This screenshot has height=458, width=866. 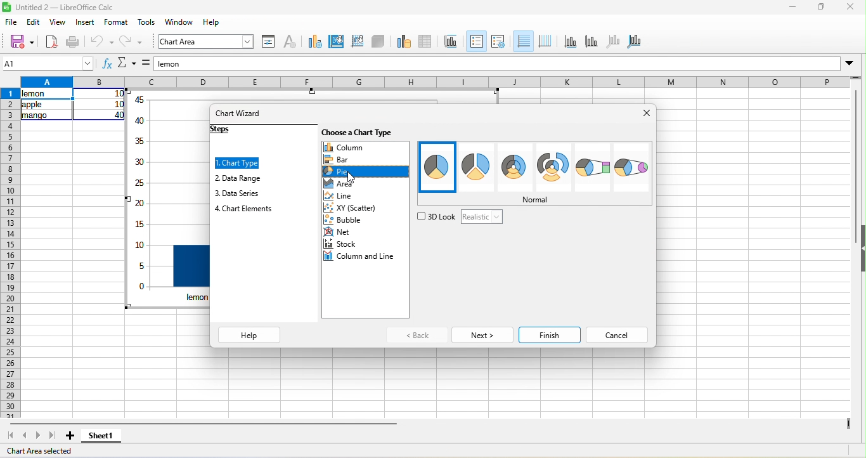 What do you see at coordinates (179, 23) in the screenshot?
I see `windows` at bounding box center [179, 23].